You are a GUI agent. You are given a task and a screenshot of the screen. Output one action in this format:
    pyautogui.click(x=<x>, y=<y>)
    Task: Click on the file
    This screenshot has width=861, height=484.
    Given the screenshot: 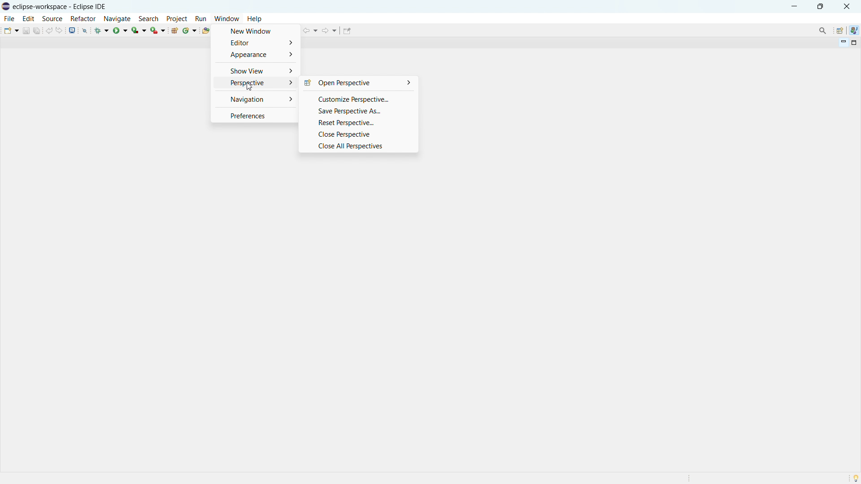 What is the action you would take?
    pyautogui.click(x=10, y=19)
    